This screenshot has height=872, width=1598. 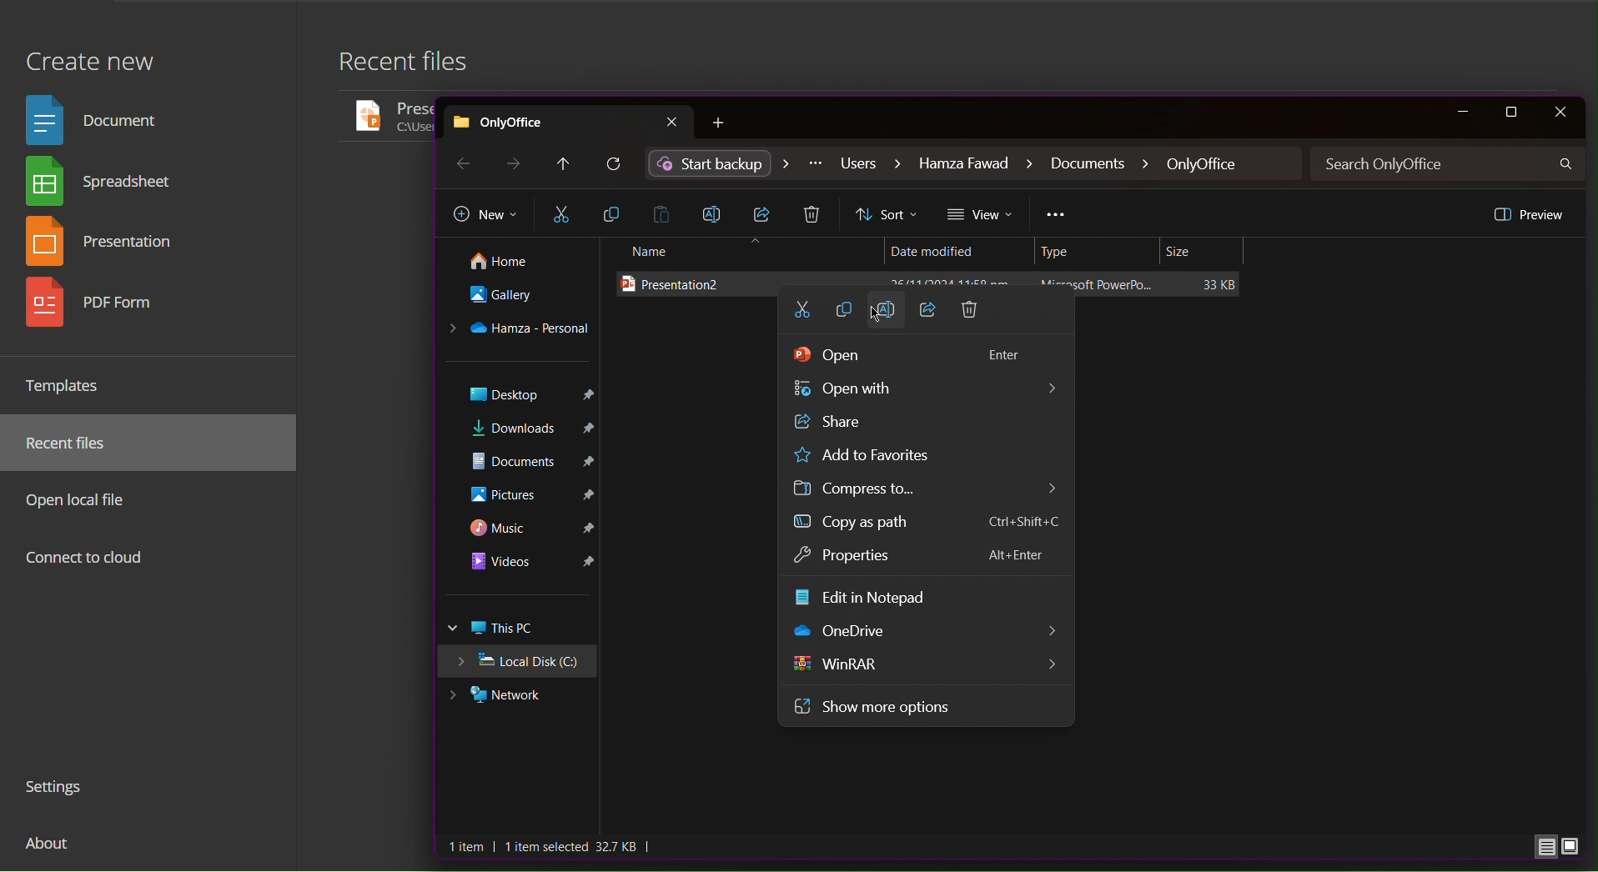 I want to click on Share, so click(x=766, y=214).